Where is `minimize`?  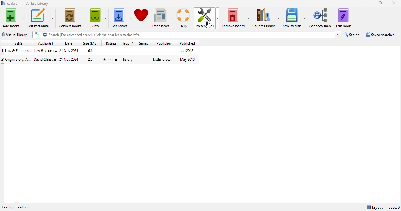
minimize is located at coordinates (366, 3).